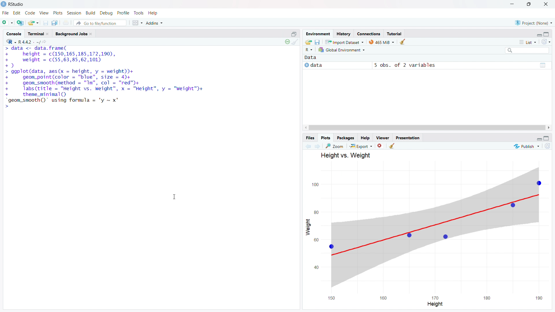 This screenshot has width=555, height=312. Describe the element at coordinates (16, 4) in the screenshot. I see `rstudio` at that location.